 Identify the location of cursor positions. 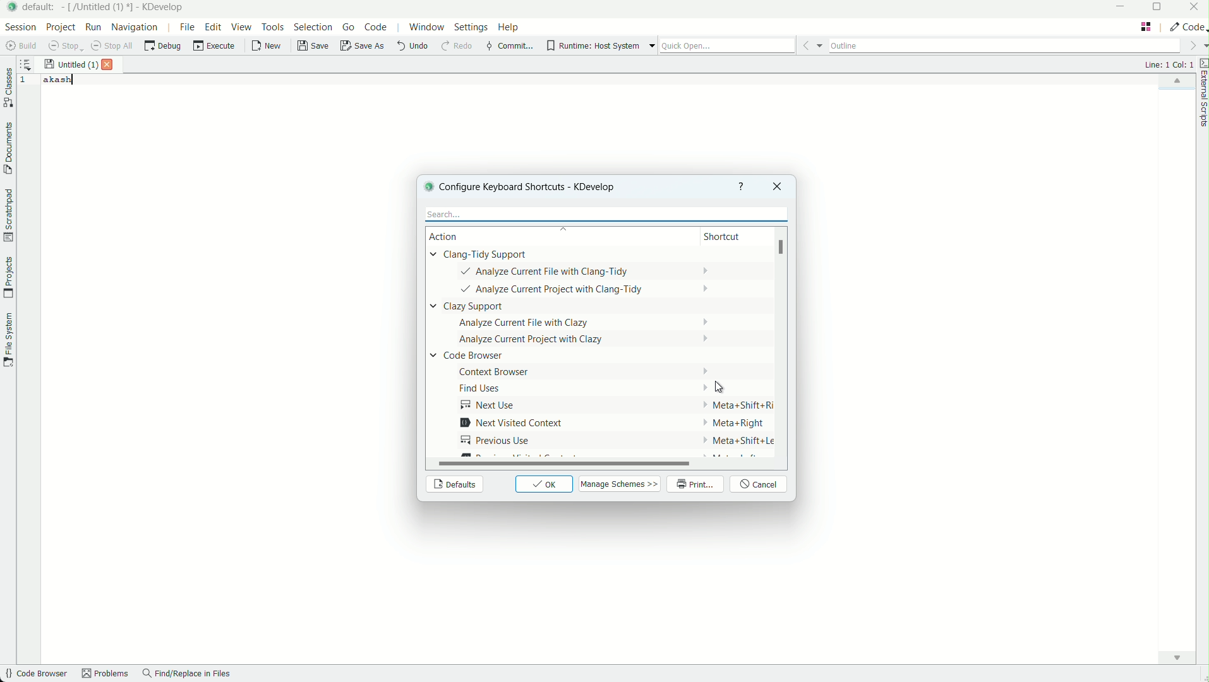
(1168, 64).